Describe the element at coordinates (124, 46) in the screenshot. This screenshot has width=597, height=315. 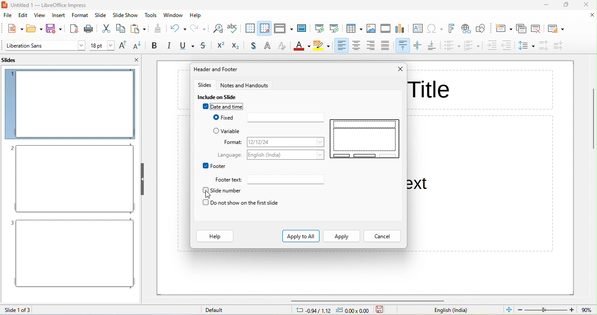
I see `increase font size` at that location.